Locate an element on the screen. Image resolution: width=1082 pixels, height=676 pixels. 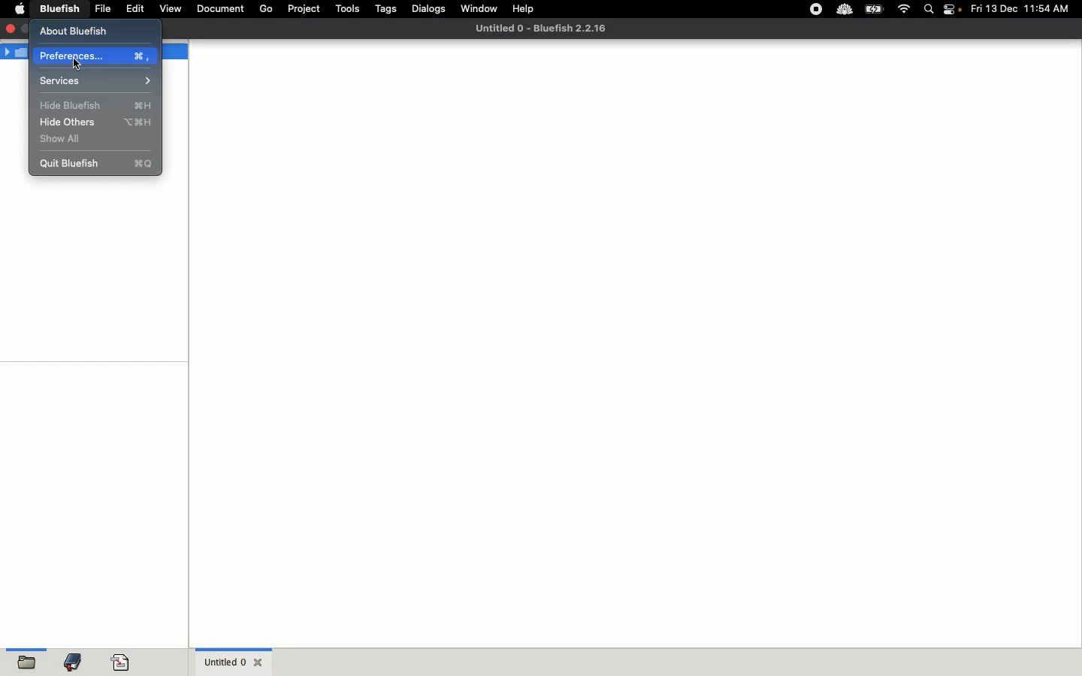
Services is located at coordinates (98, 82).